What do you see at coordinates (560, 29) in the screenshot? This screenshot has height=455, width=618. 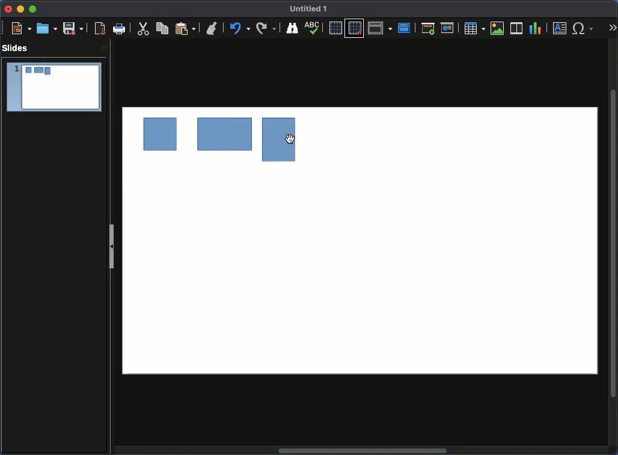 I see `Textbox` at bounding box center [560, 29].